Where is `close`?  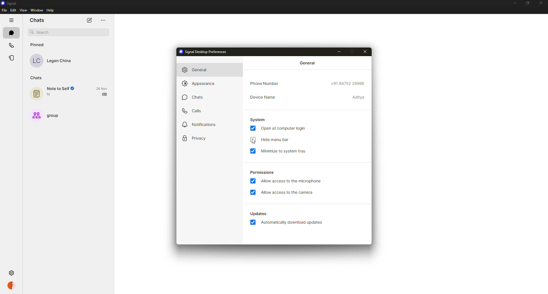 close is located at coordinates (541, 3).